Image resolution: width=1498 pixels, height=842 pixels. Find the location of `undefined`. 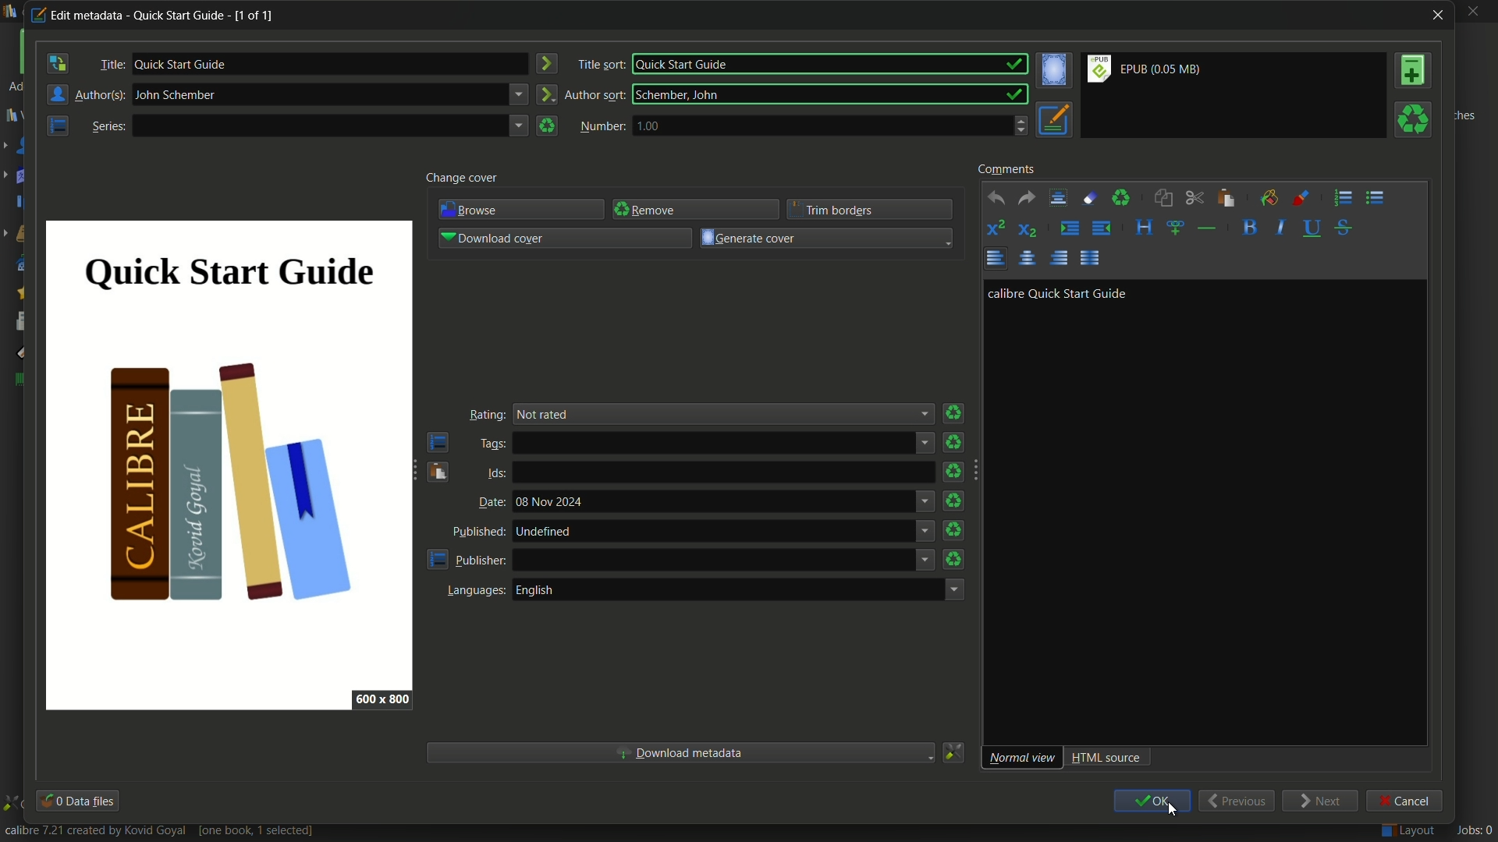

undefined is located at coordinates (555, 531).